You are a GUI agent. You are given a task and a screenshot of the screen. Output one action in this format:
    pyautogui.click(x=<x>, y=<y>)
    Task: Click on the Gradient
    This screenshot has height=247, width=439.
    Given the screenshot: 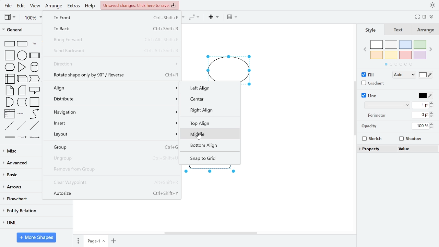 What is the action you would take?
    pyautogui.click(x=371, y=83)
    